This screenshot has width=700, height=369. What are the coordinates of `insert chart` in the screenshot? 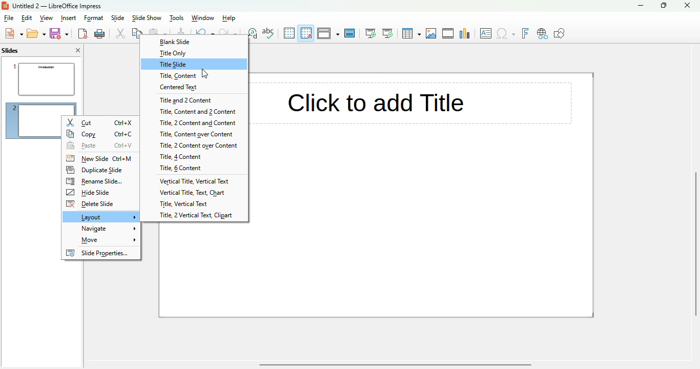 It's located at (465, 33).